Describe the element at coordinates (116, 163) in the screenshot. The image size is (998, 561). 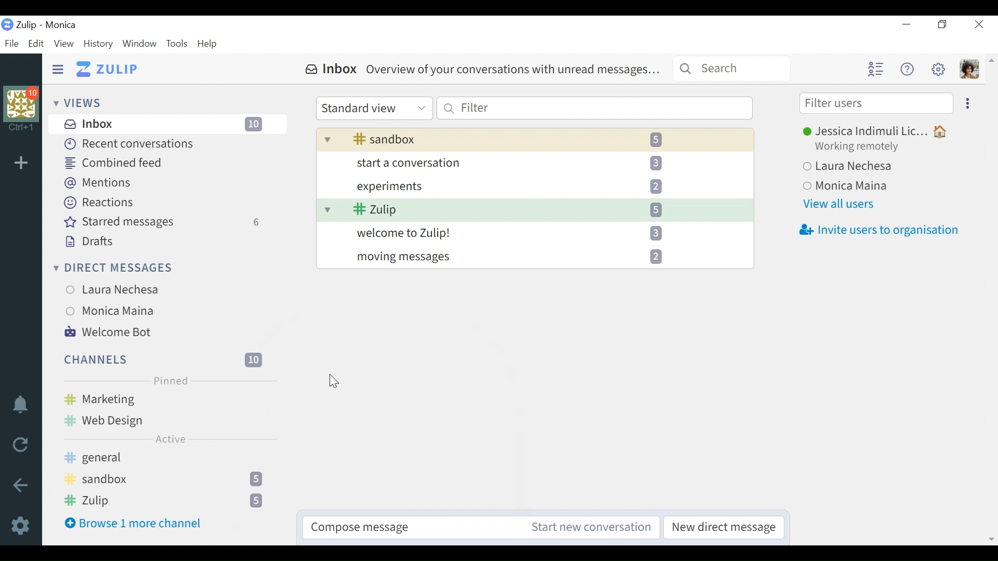
I see `Combined feed` at that location.